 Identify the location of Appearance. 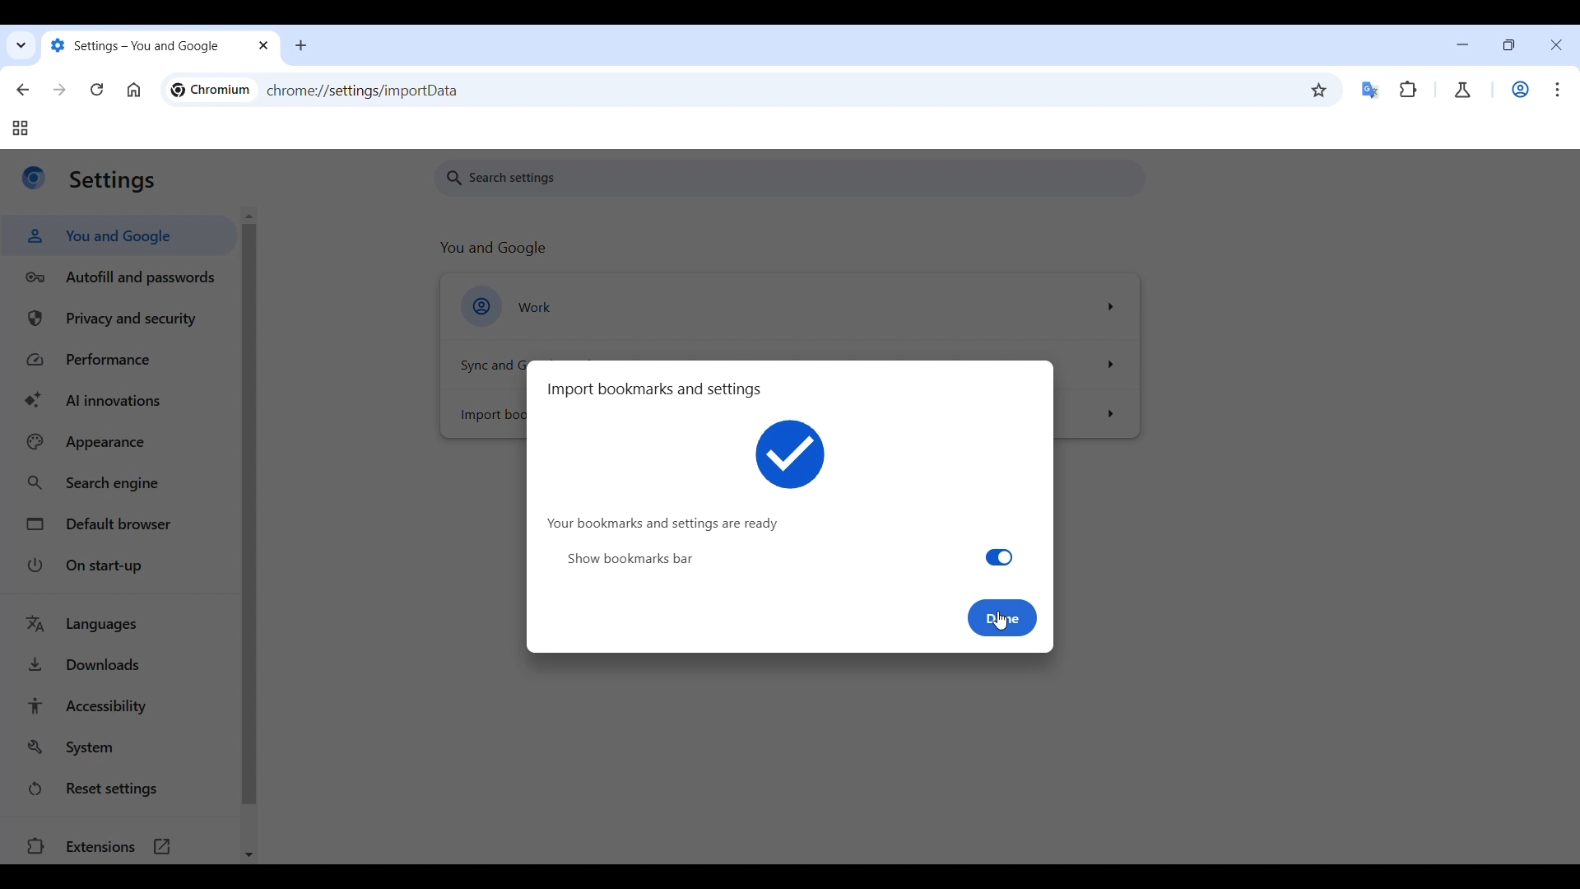
(123, 442).